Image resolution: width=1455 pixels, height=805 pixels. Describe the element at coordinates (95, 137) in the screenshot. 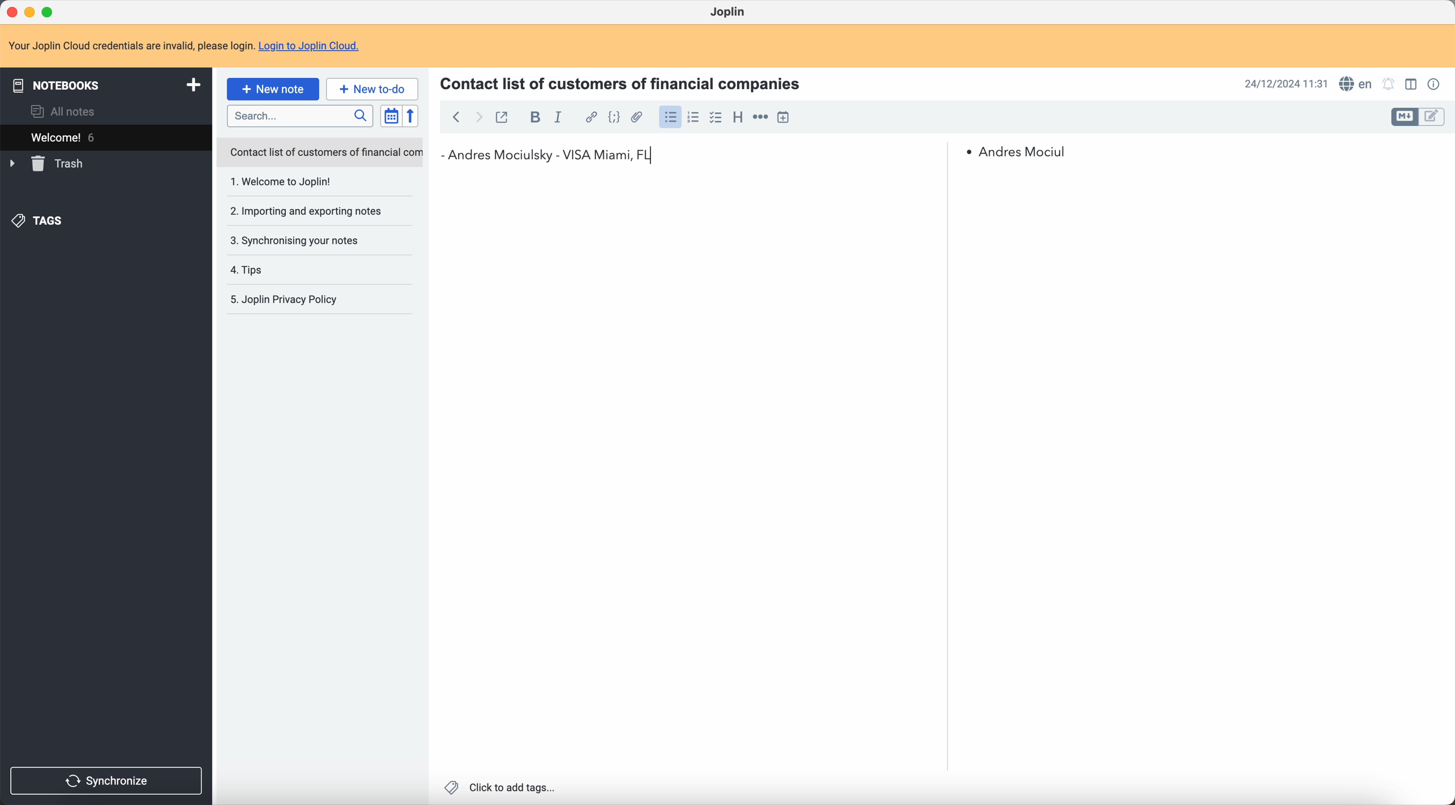

I see `welcome` at that location.